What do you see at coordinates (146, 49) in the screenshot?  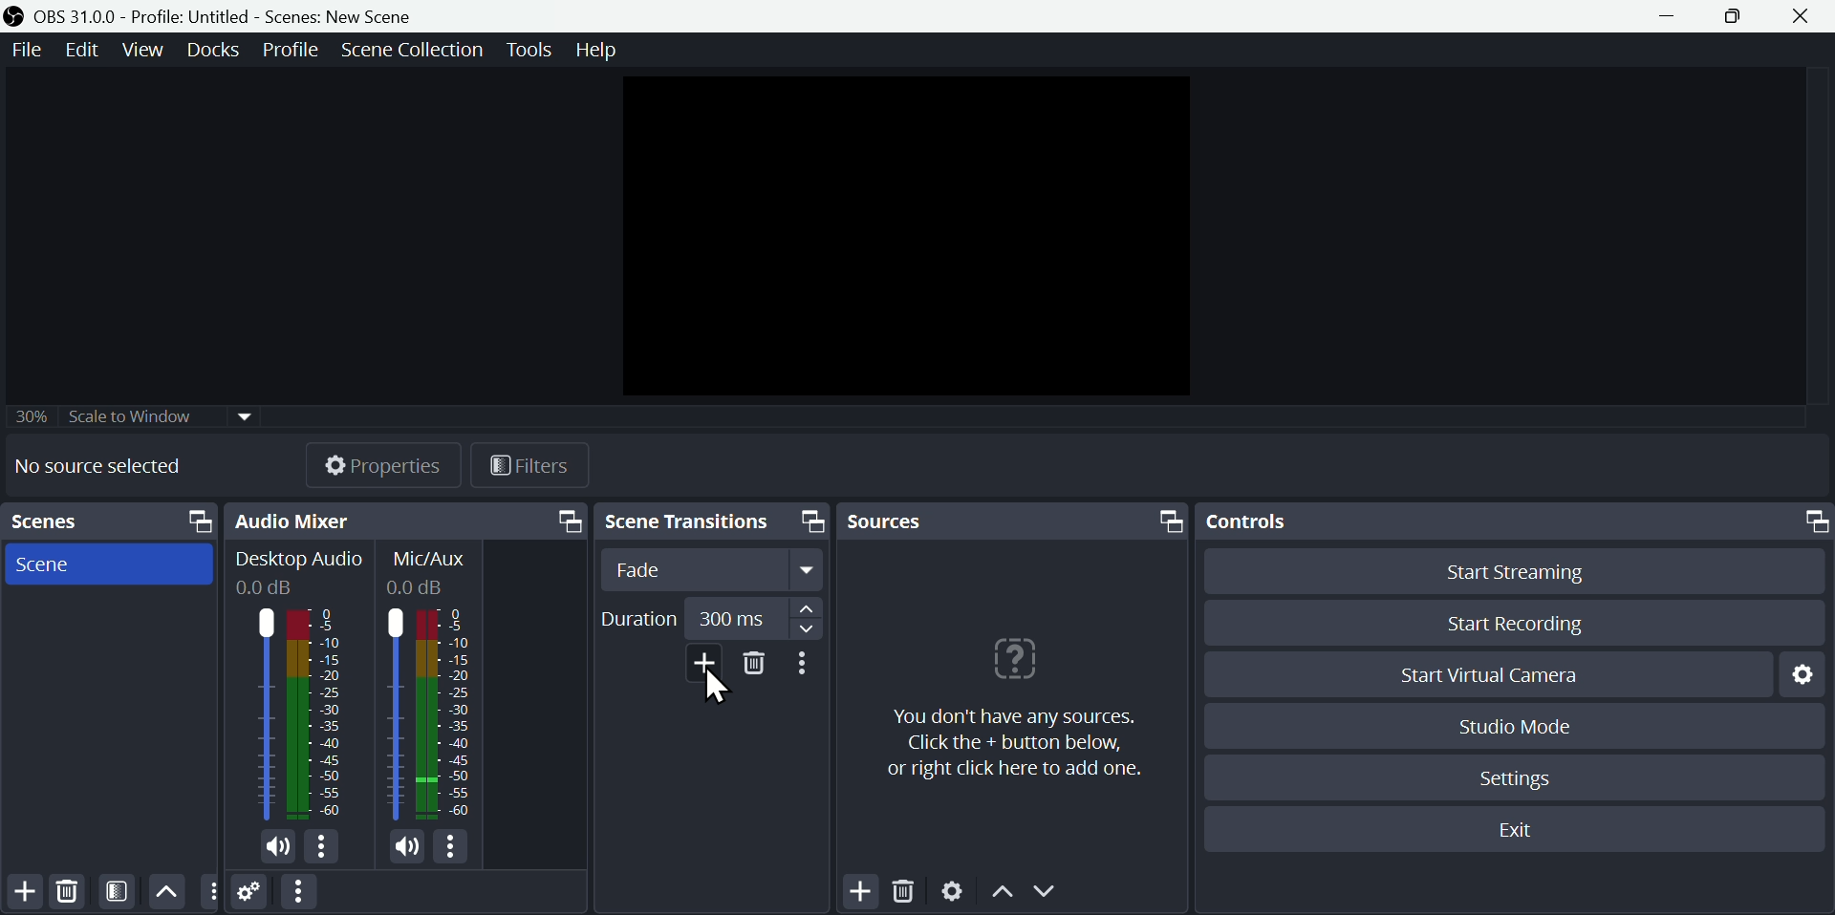 I see `` at bounding box center [146, 49].